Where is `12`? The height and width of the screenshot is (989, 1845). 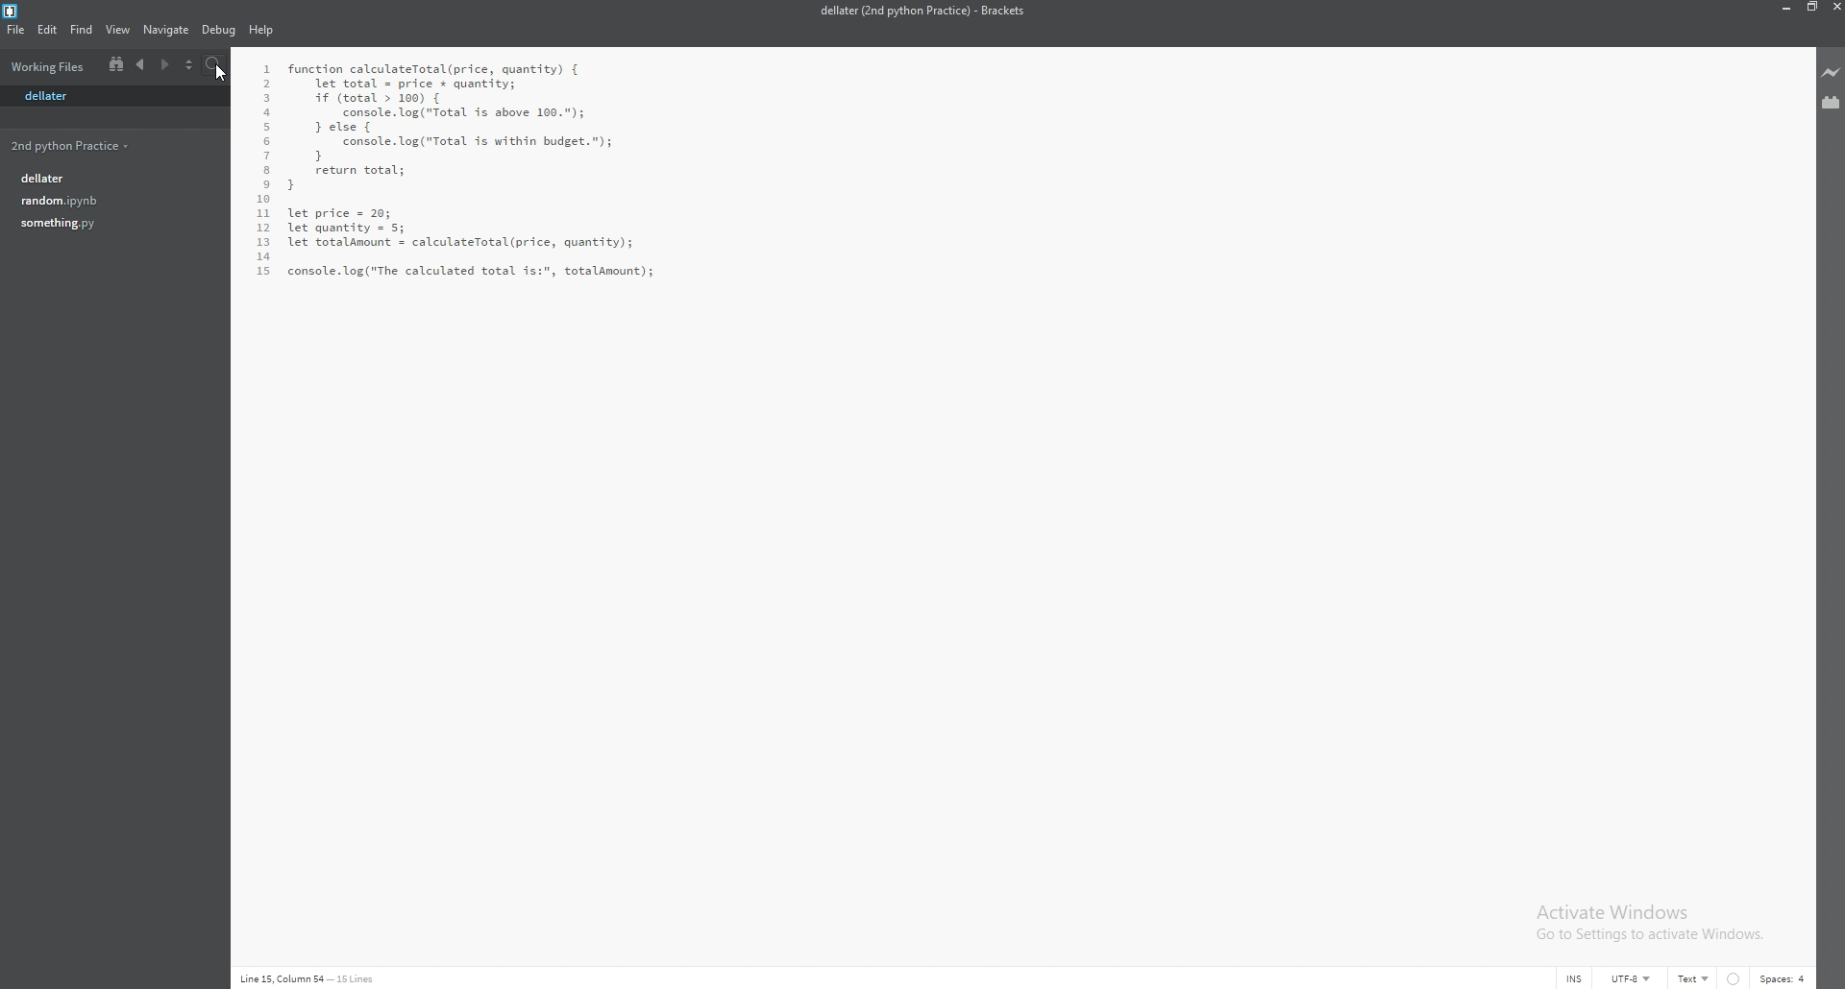
12 is located at coordinates (264, 228).